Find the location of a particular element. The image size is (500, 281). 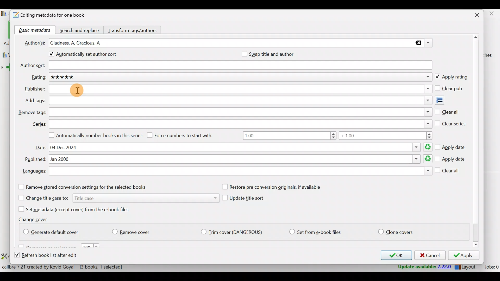

Search and replace is located at coordinates (80, 30).